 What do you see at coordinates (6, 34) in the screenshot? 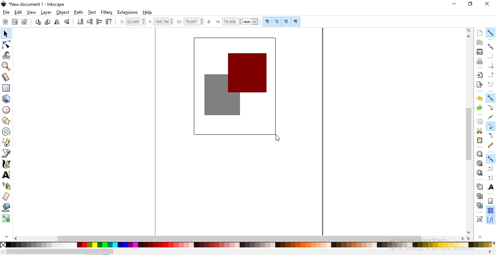
I see `select and transform objects` at bounding box center [6, 34].